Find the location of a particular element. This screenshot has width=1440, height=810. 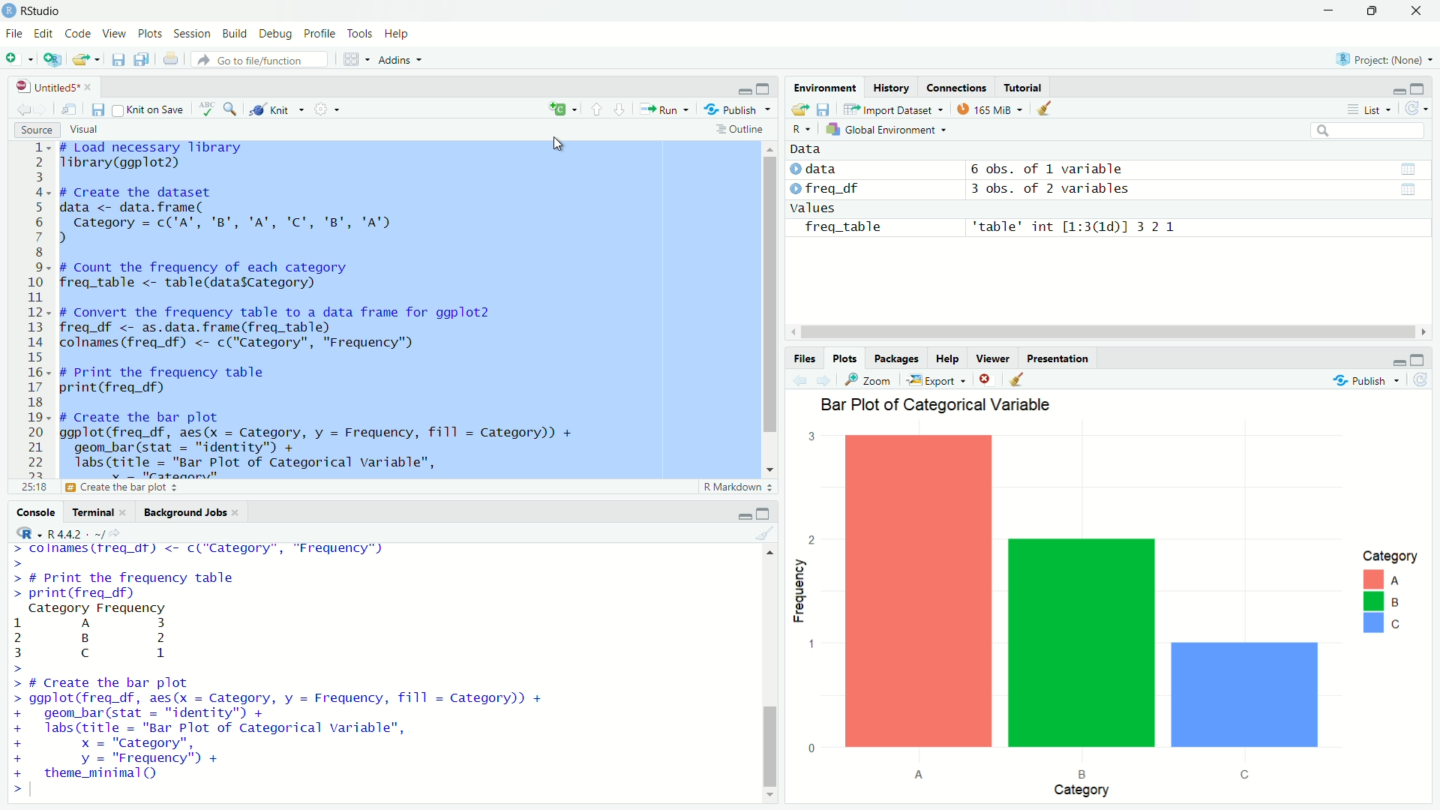

export is located at coordinates (934, 381).